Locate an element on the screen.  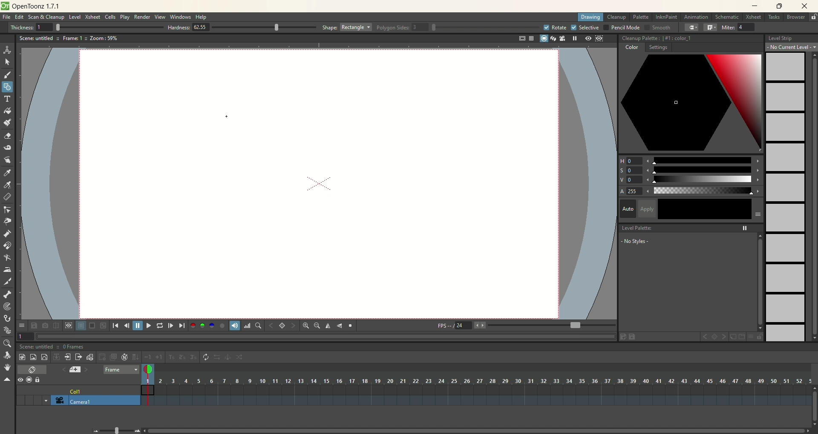
cap is located at coordinates (692, 28).